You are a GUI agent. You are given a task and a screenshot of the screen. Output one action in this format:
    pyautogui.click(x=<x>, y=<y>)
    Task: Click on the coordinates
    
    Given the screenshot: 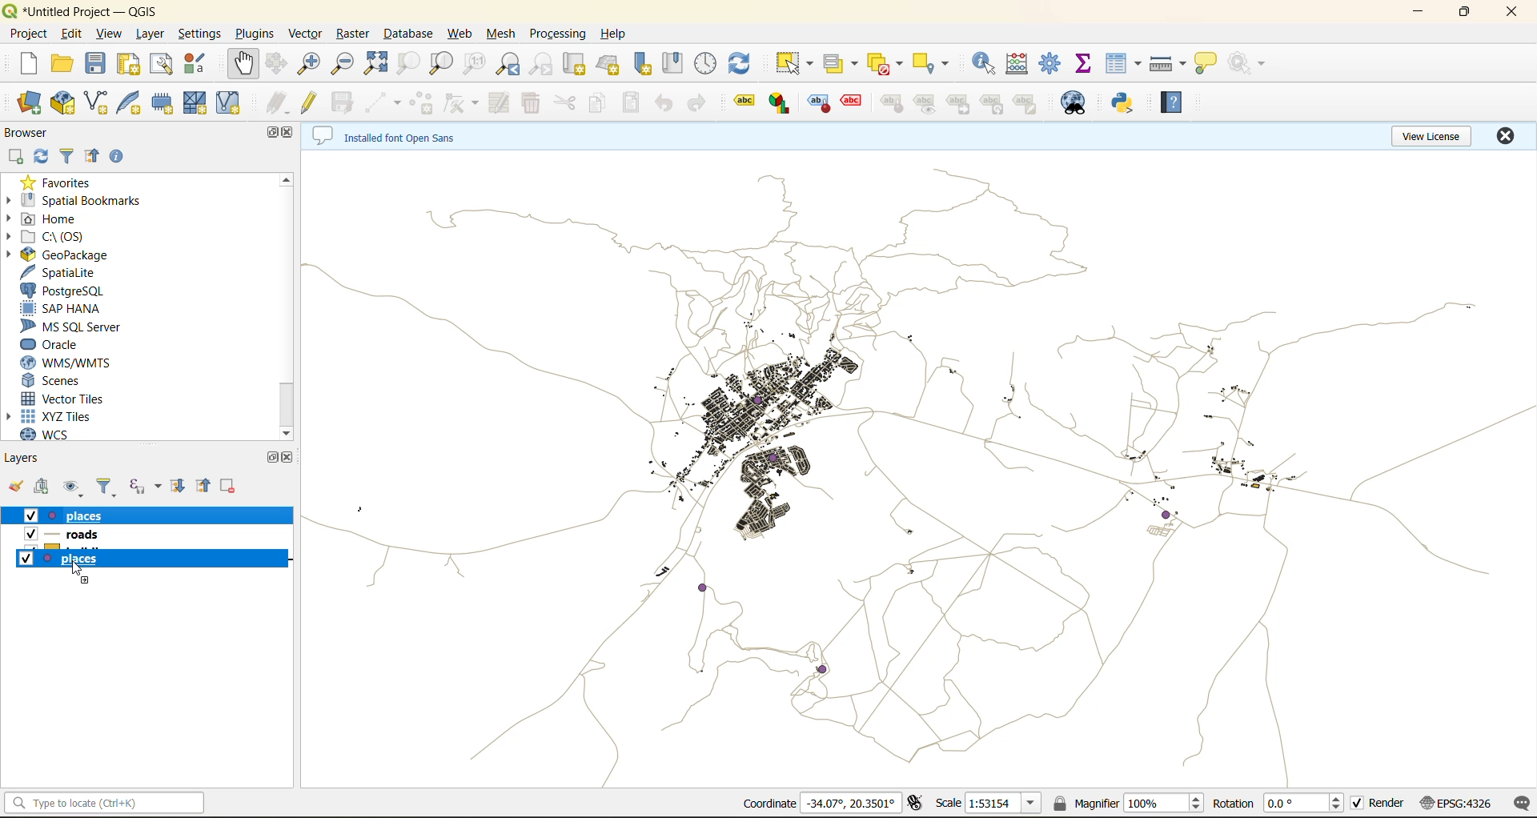 What is the action you would take?
    pyautogui.click(x=825, y=802)
    